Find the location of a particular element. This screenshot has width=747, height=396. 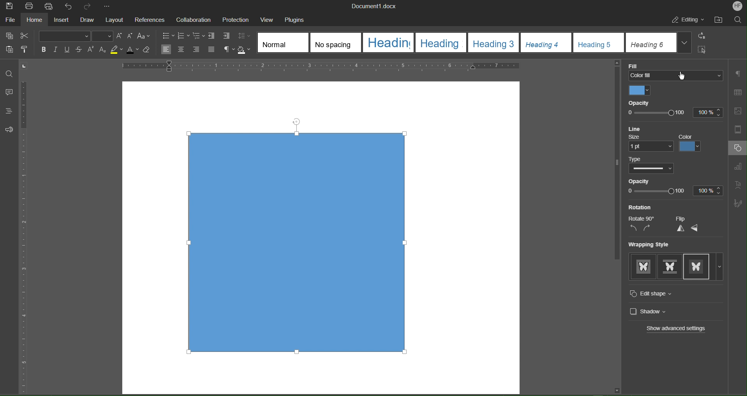

Draw is located at coordinates (88, 19).